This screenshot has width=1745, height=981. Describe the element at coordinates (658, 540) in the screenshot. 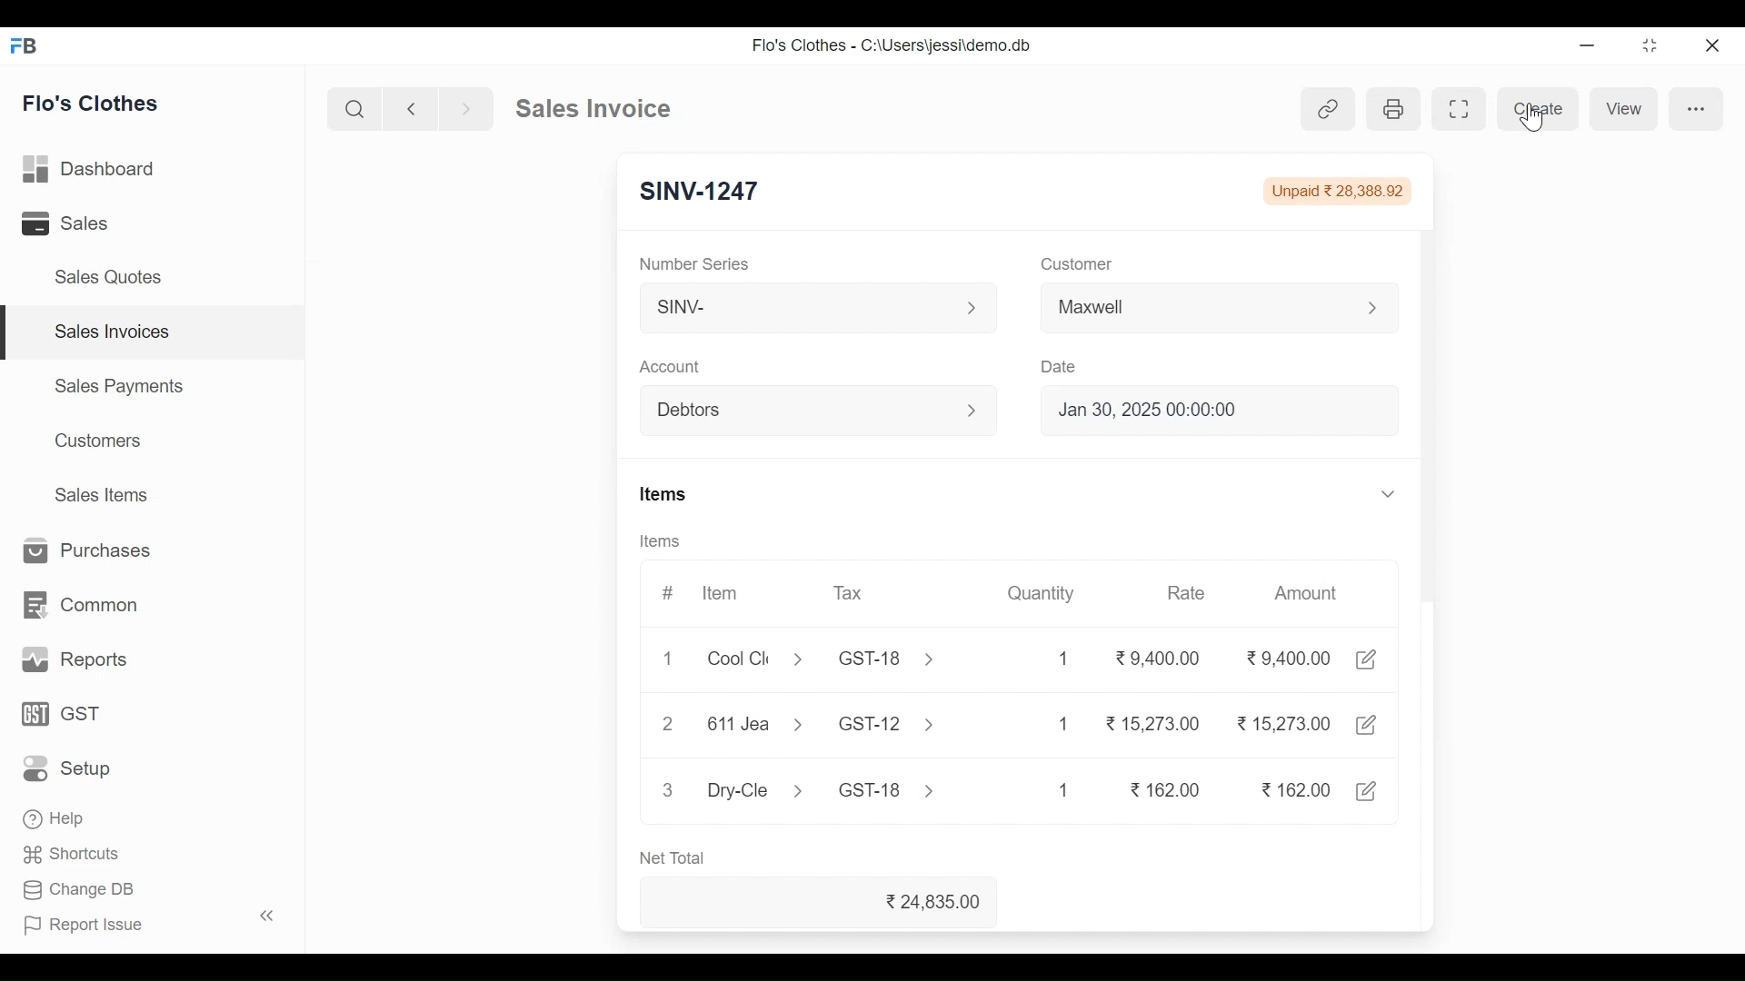

I see `Items` at that location.